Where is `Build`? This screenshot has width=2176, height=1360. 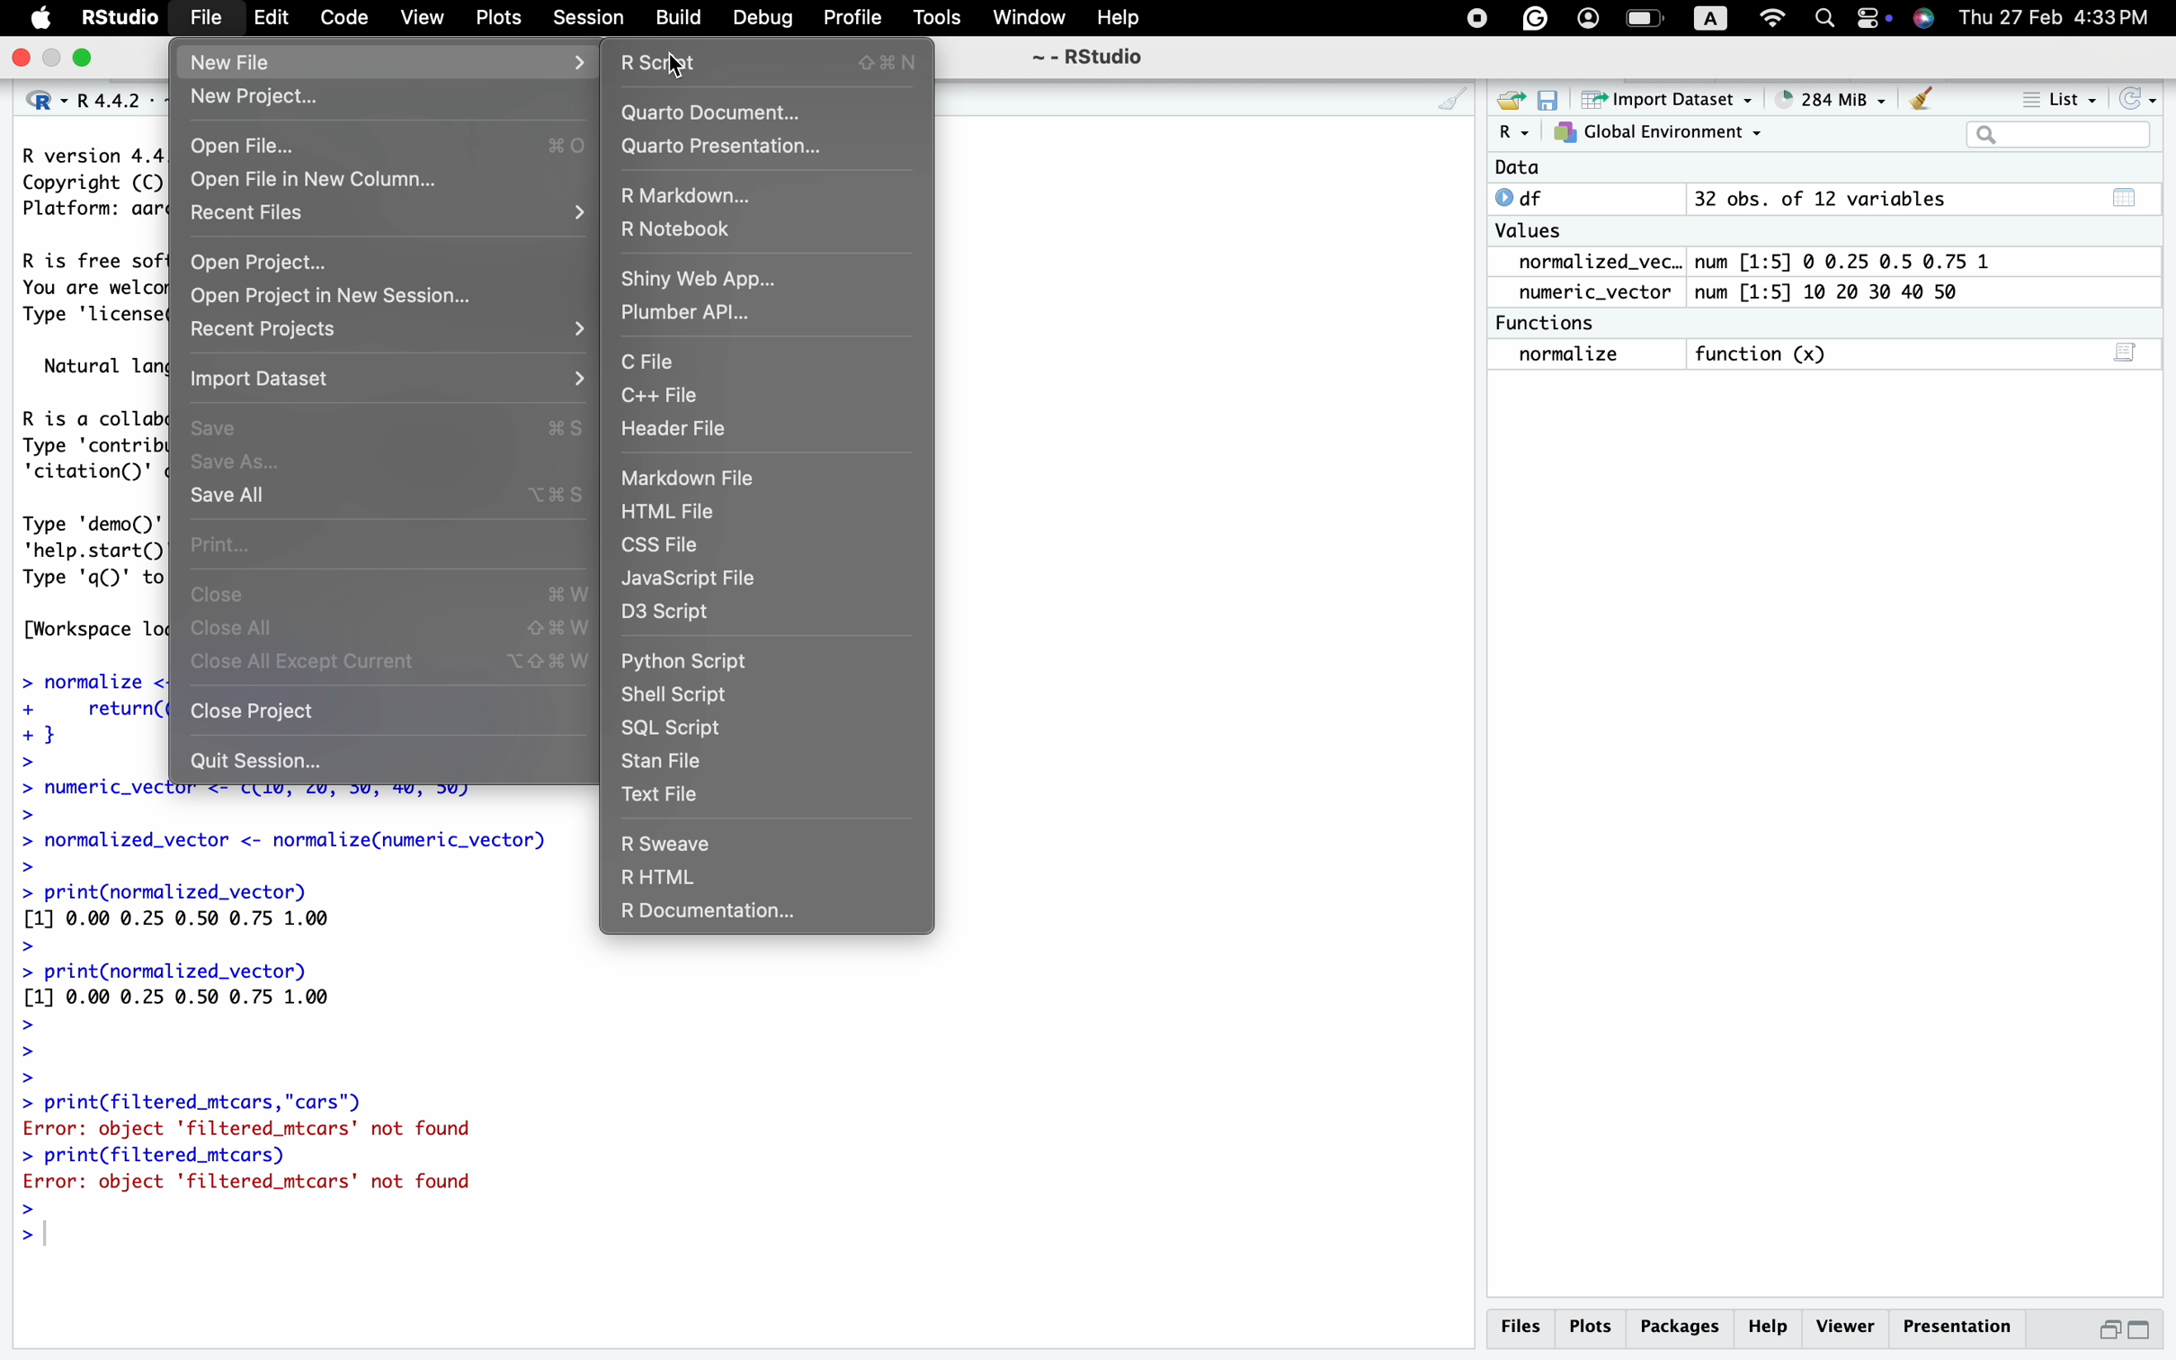 Build is located at coordinates (682, 19).